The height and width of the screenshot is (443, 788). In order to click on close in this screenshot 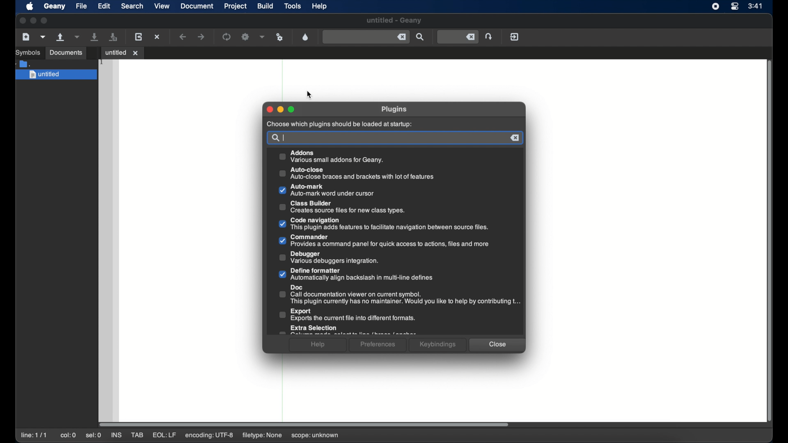, I will do `click(22, 21)`.